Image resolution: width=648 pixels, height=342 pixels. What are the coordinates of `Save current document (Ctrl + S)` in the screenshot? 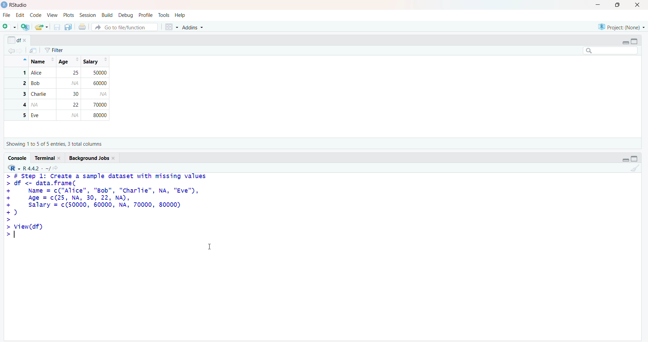 It's located at (56, 27).